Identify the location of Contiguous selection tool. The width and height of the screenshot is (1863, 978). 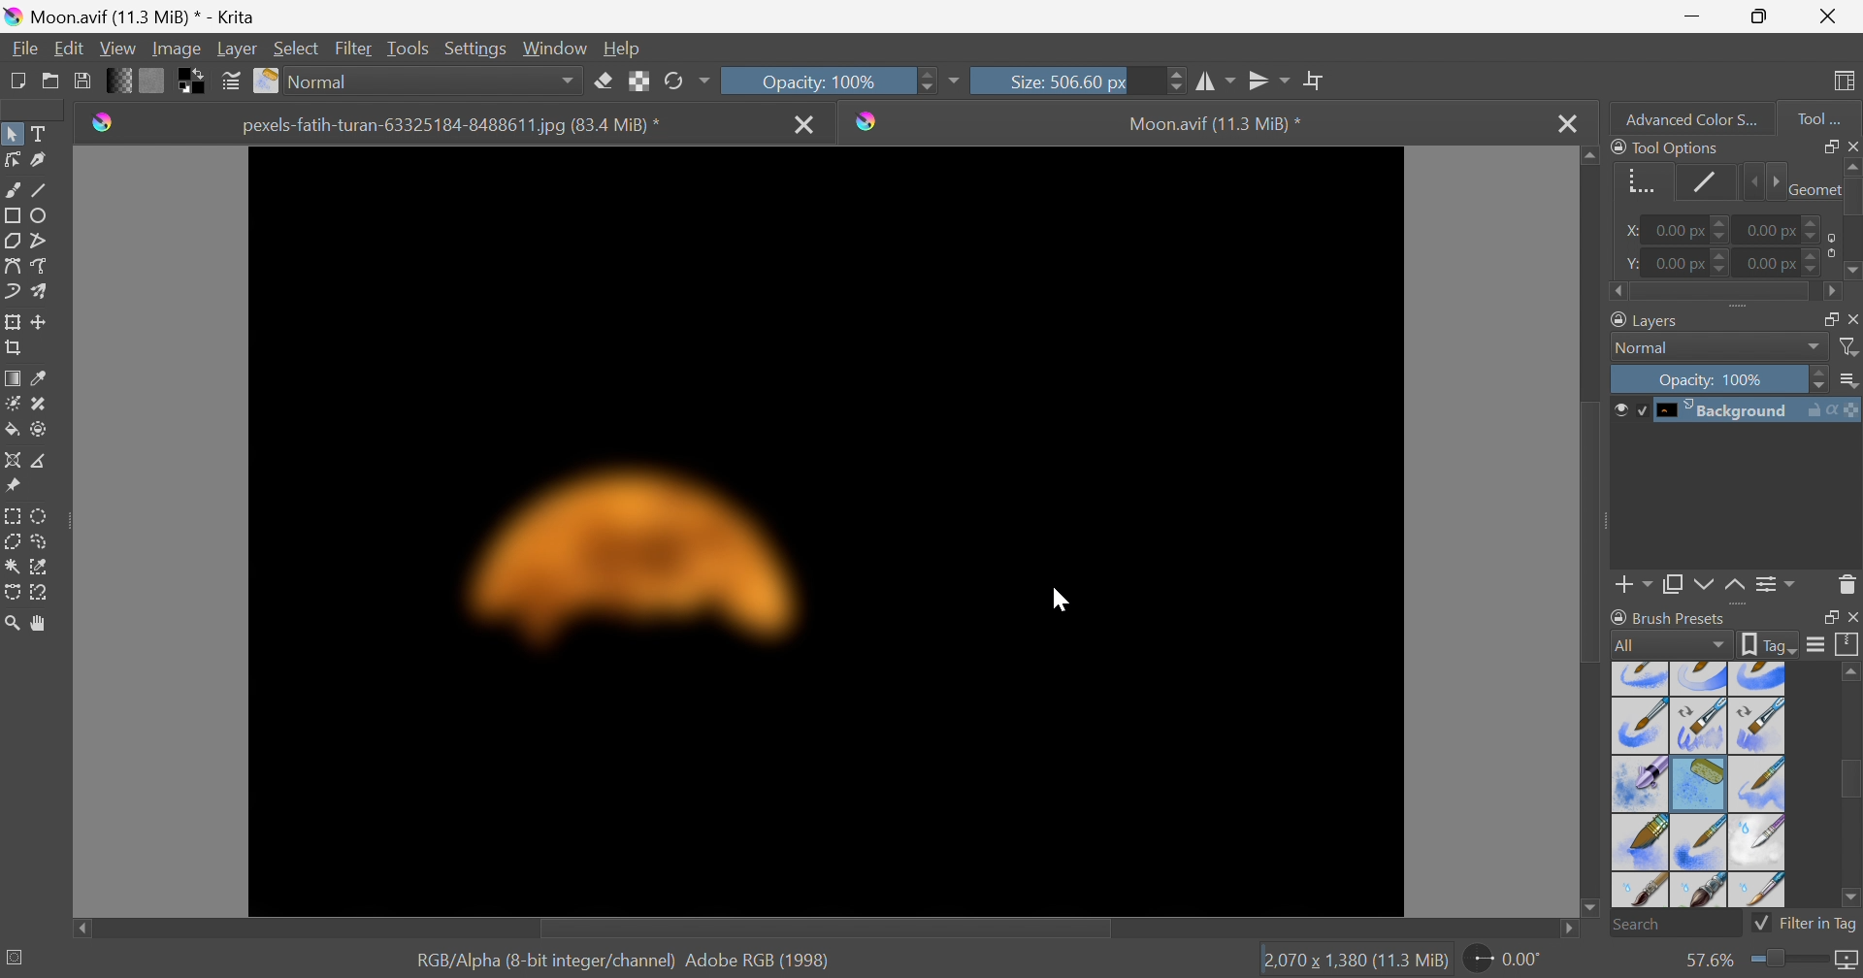
(13, 568).